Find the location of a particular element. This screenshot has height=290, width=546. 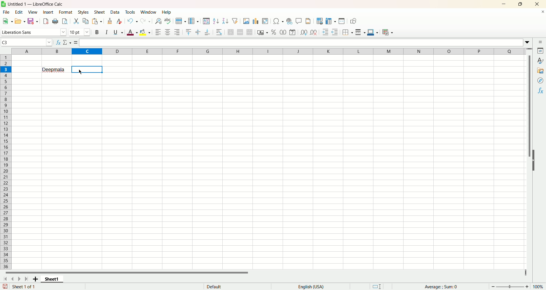

Increase indent is located at coordinates (325, 32).